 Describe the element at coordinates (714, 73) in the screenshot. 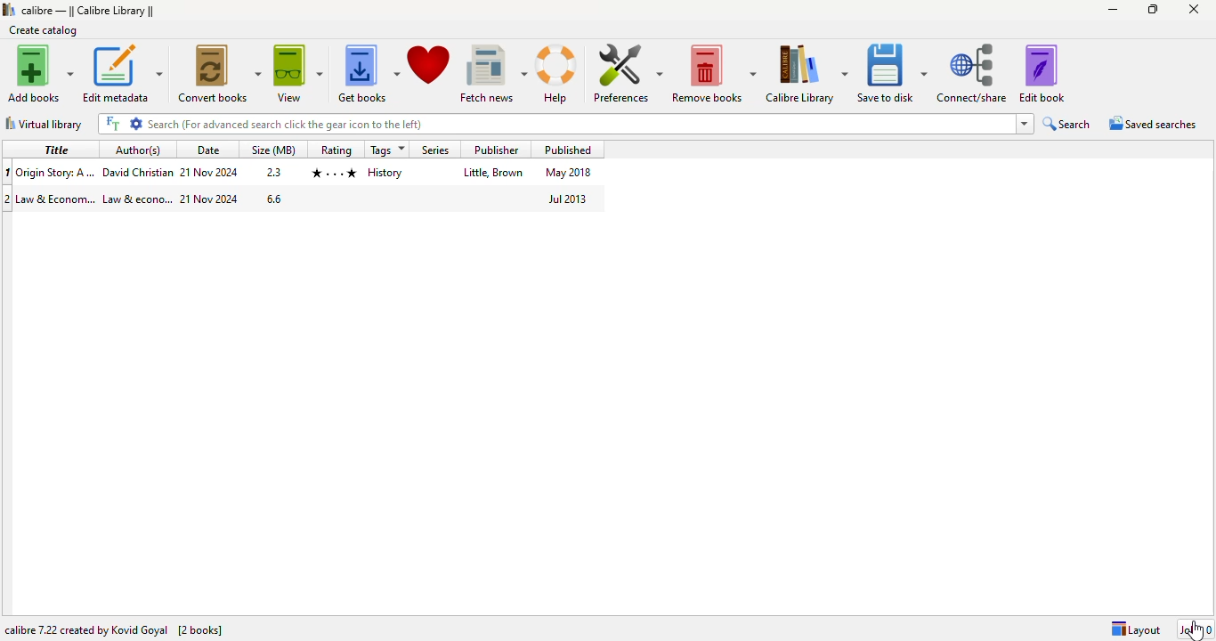

I see `remove books` at that location.